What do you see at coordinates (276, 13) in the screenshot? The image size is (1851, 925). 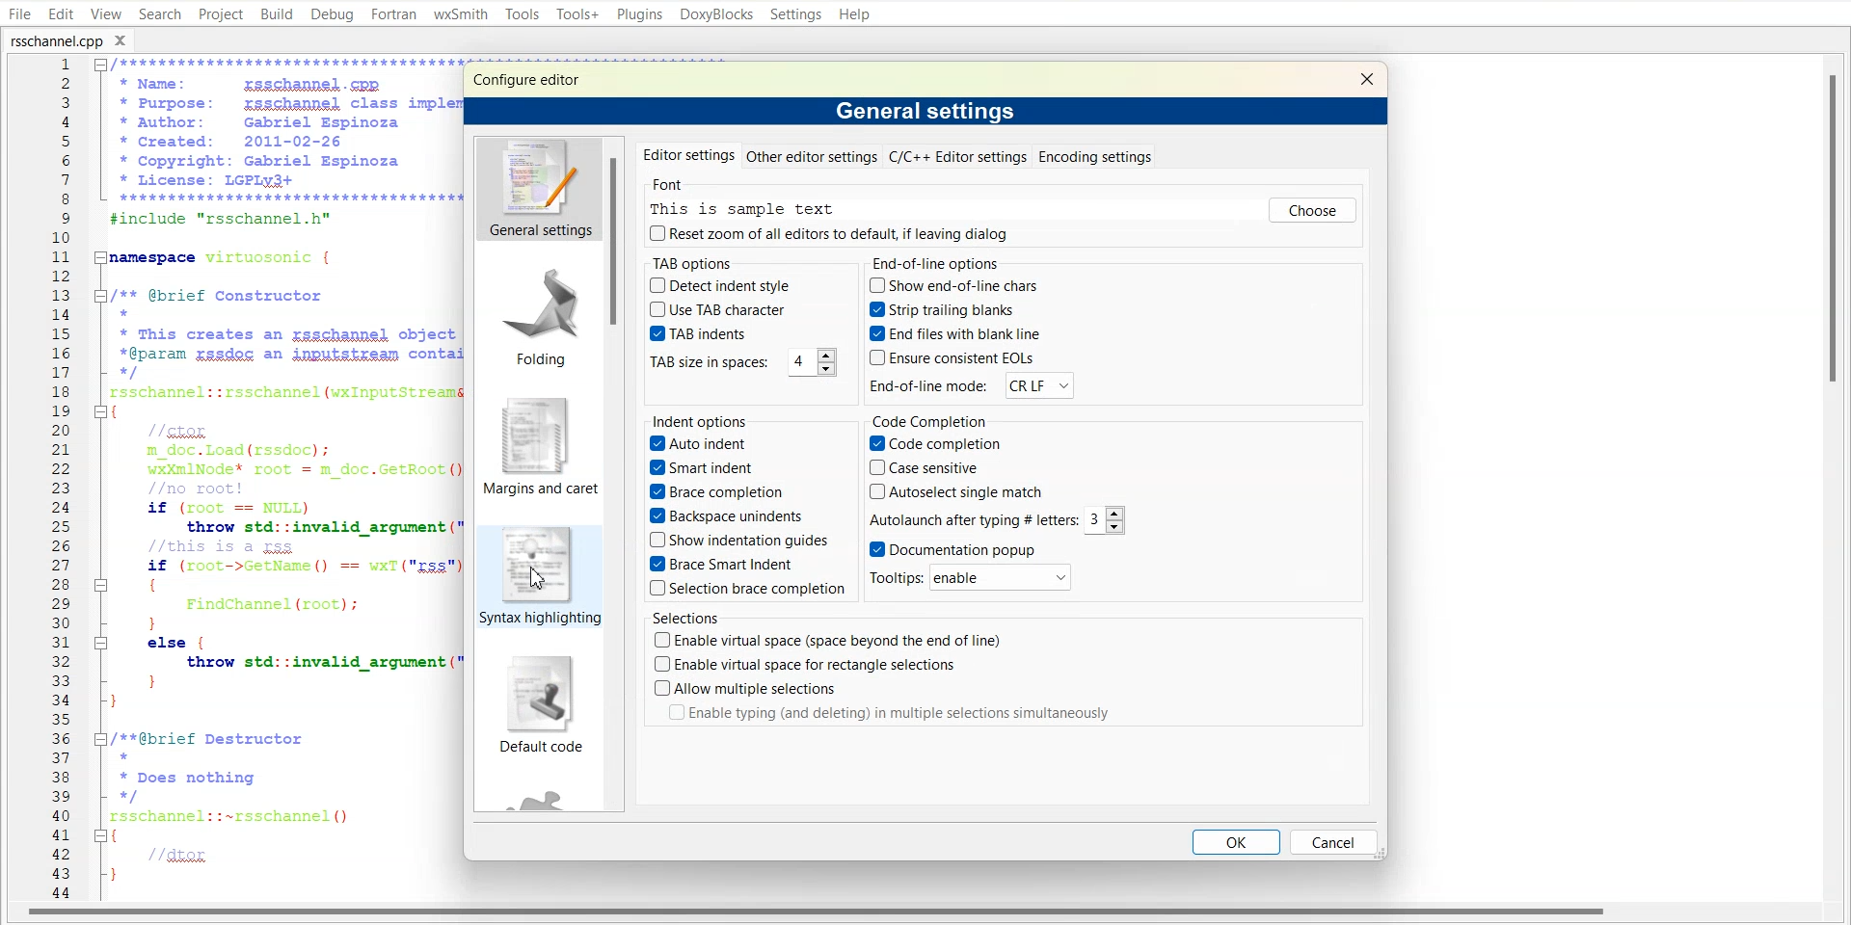 I see `Build` at bounding box center [276, 13].